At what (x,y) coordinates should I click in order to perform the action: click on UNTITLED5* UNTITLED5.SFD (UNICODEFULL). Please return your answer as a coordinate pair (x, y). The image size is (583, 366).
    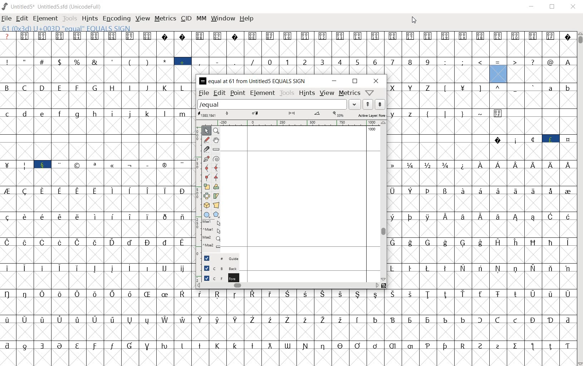
    Looking at the image, I should click on (54, 6).